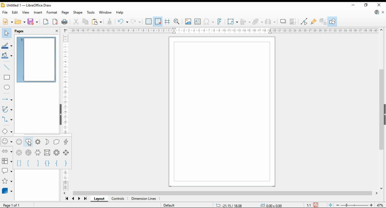  I want to click on heart, so click(28, 142).